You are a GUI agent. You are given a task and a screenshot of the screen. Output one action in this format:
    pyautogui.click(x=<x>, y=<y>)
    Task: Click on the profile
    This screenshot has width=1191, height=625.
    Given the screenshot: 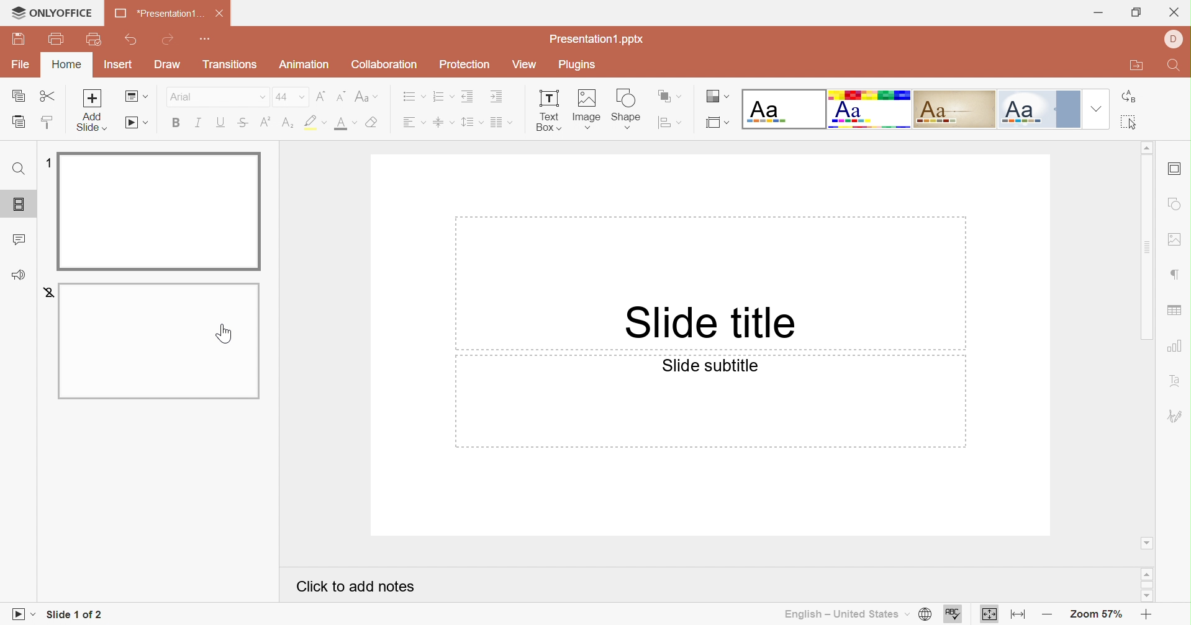 What is the action you would take?
    pyautogui.click(x=1174, y=37)
    